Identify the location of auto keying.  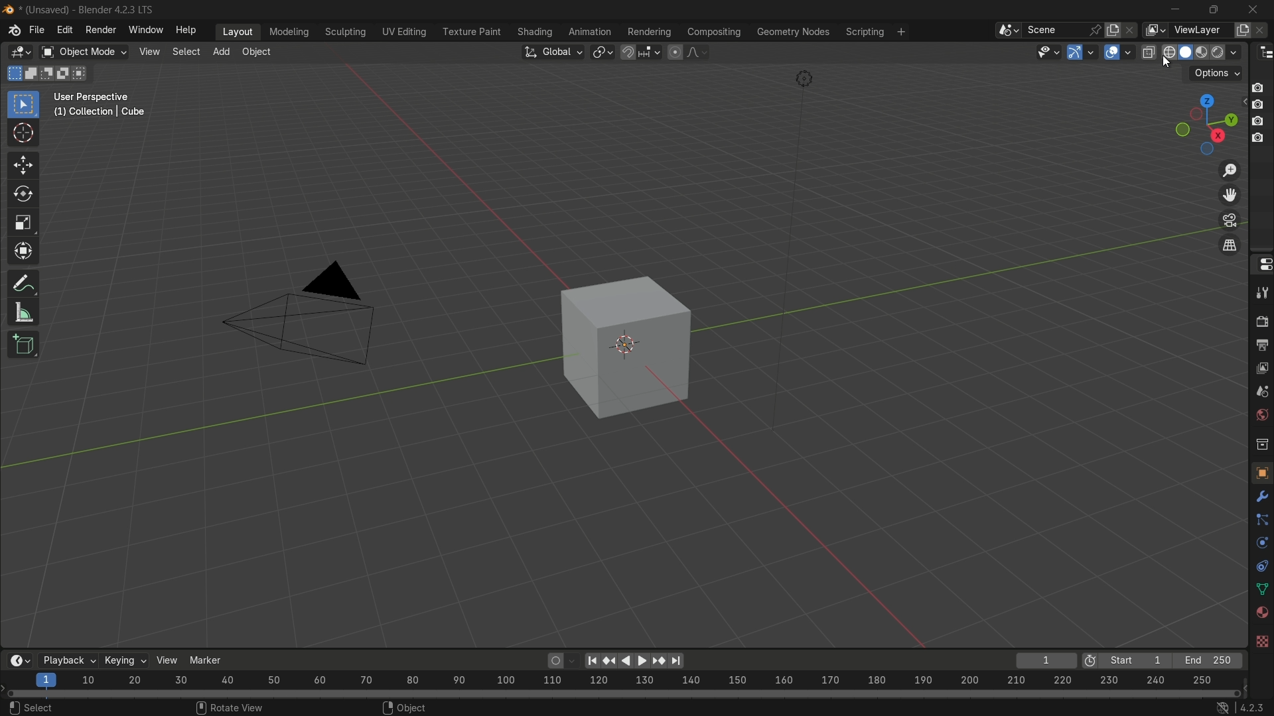
(555, 660).